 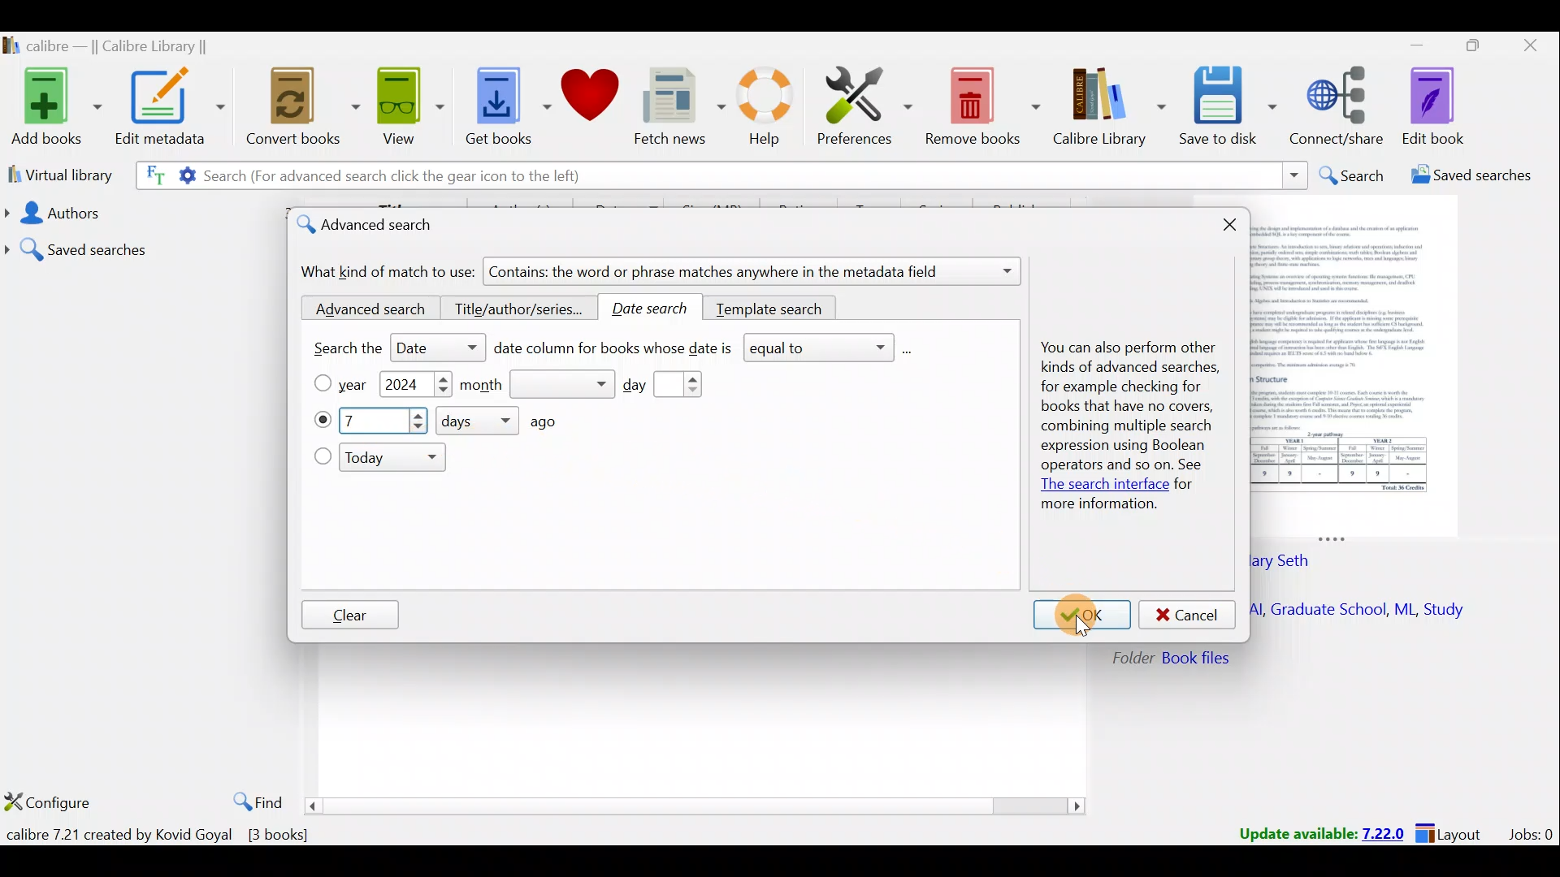 What do you see at coordinates (443, 379) in the screenshot?
I see `Increase` at bounding box center [443, 379].